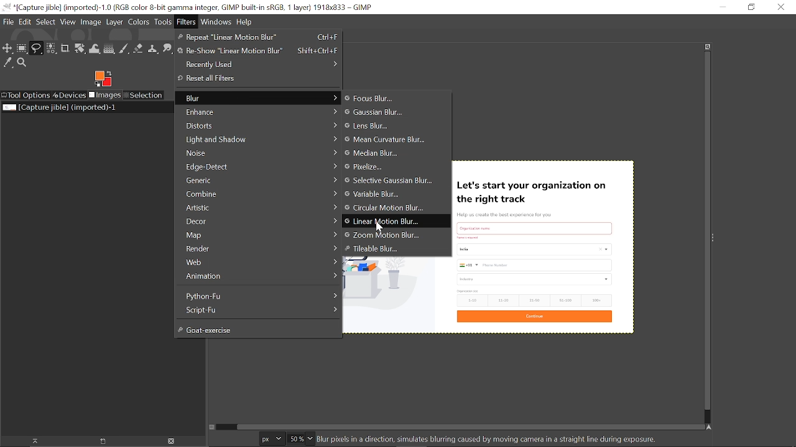 This screenshot has width=796, height=447. Describe the element at coordinates (211, 427) in the screenshot. I see `Toggle quick mask on/off` at that location.